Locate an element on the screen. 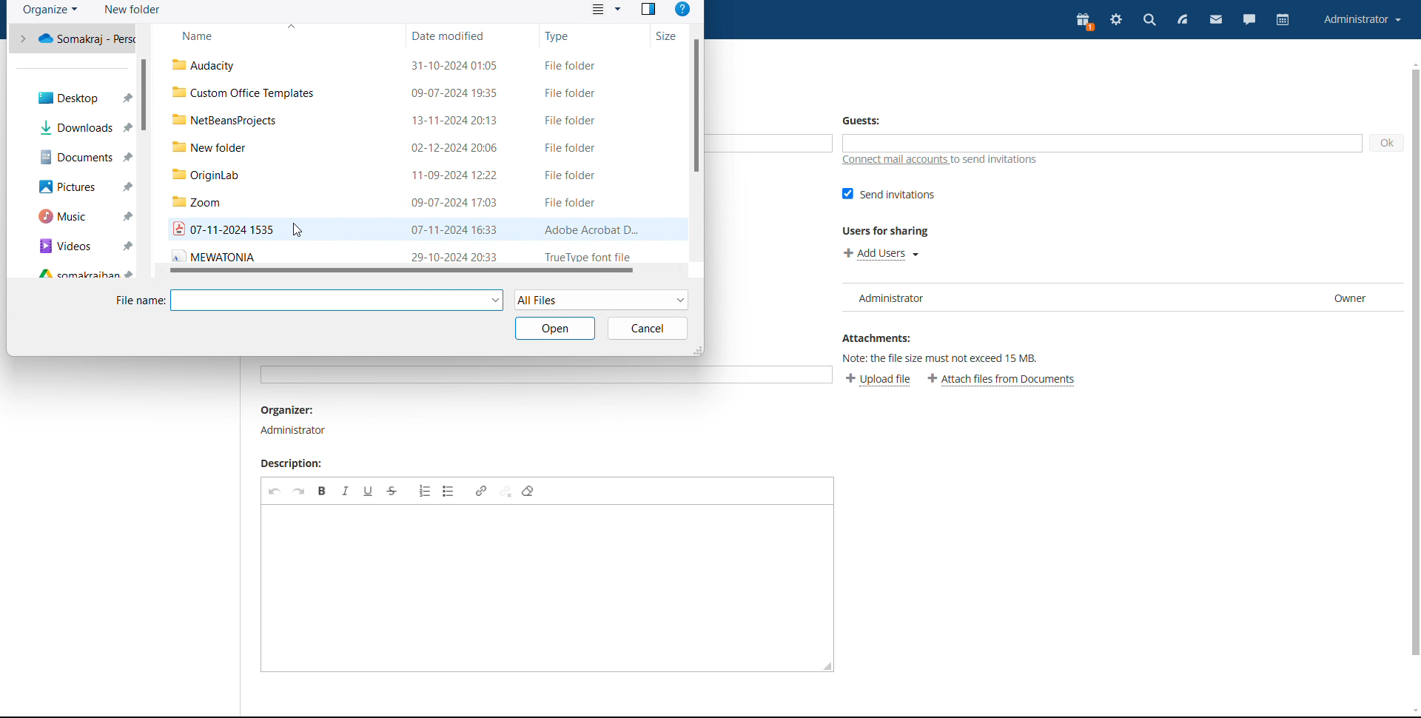 This screenshot has height=718, width=1421.  is located at coordinates (86, 244).